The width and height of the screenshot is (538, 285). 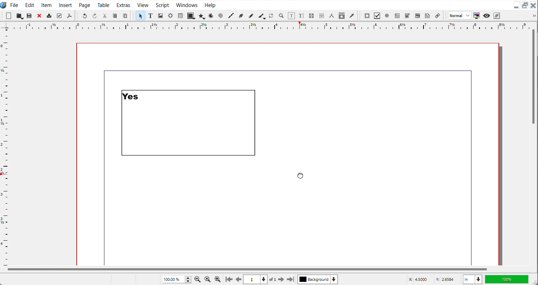 I want to click on Item, so click(x=47, y=5).